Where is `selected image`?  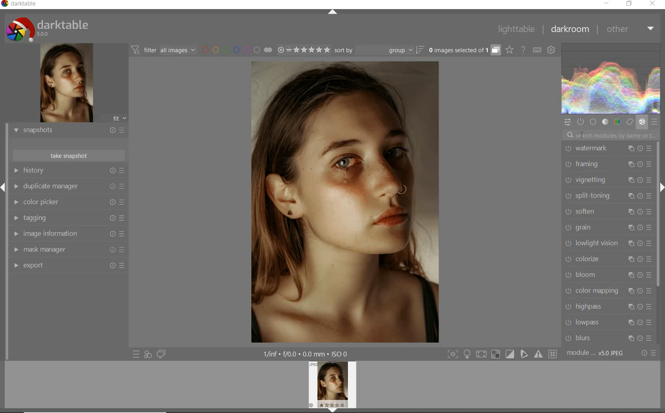
selected image is located at coordinates (346, 202).